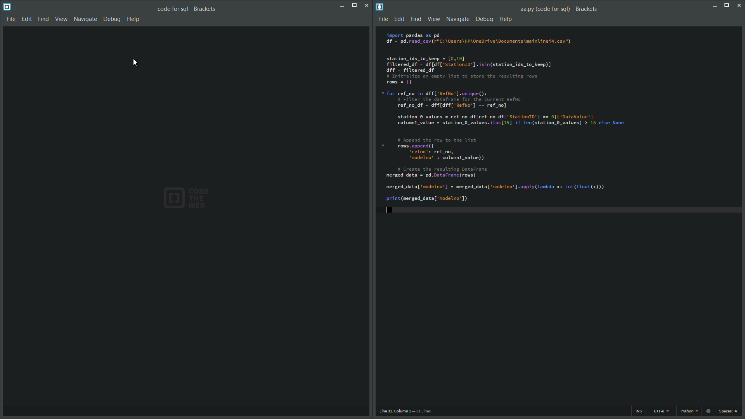 Image resolution: width=745 pixels, height=419 pixels. I want to click on Debug, so click(485, 19).